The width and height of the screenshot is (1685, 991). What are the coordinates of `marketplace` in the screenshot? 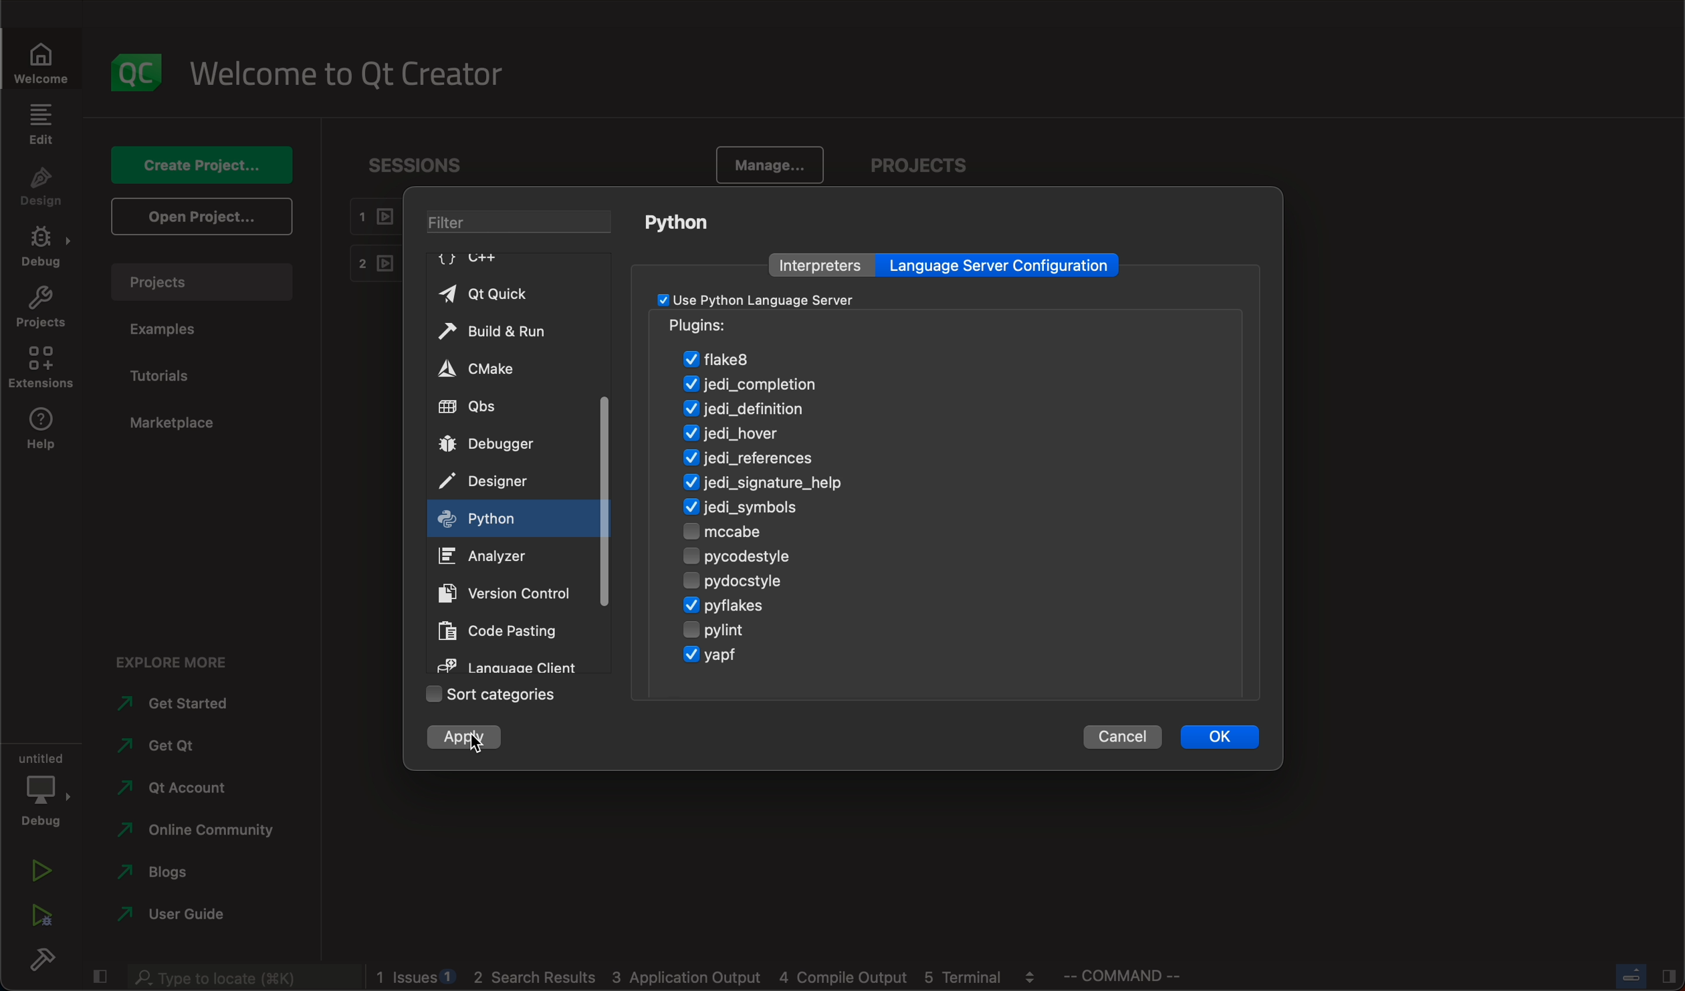 It's located at (180, 425).